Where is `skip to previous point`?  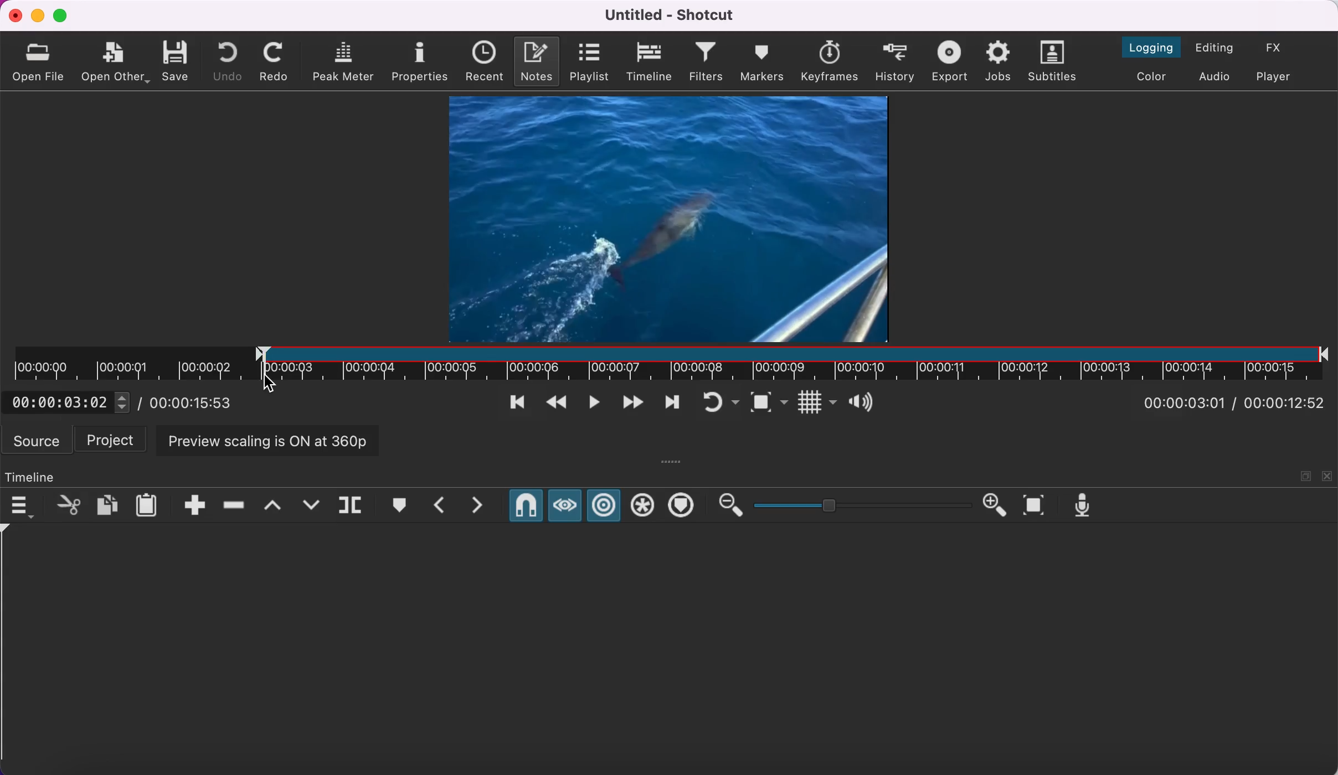 skip to previous point is located at coordinates (517, 400).